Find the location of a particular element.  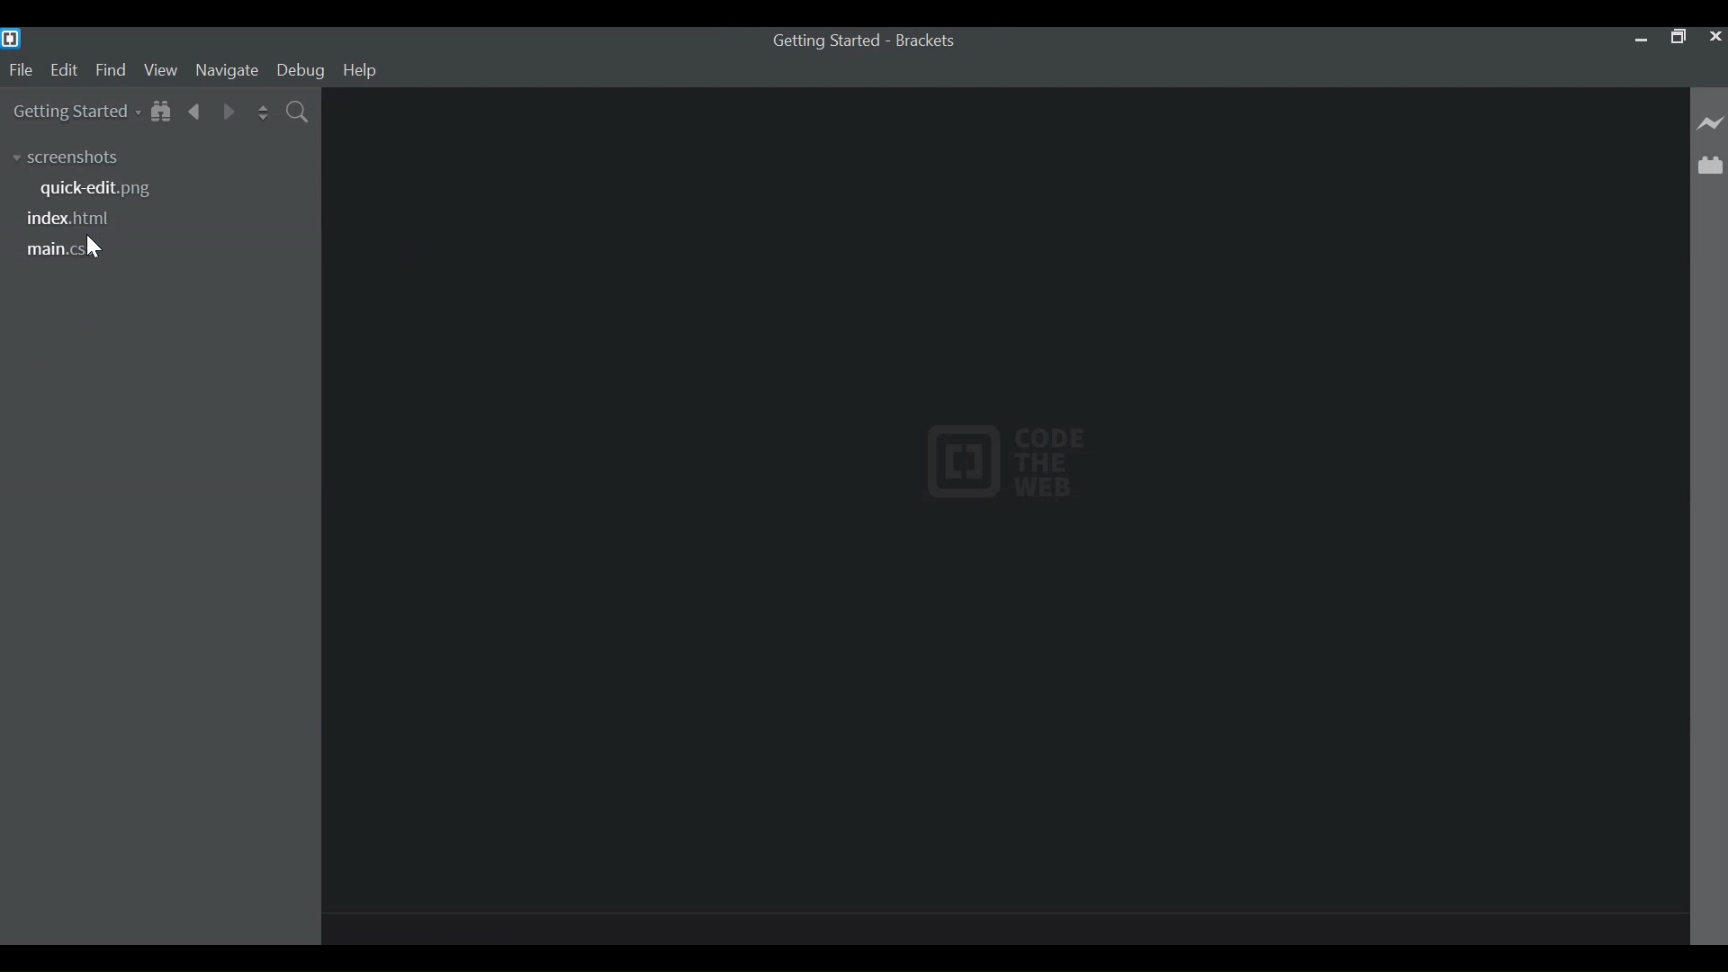

Debug is located at coordinates (301, 70).